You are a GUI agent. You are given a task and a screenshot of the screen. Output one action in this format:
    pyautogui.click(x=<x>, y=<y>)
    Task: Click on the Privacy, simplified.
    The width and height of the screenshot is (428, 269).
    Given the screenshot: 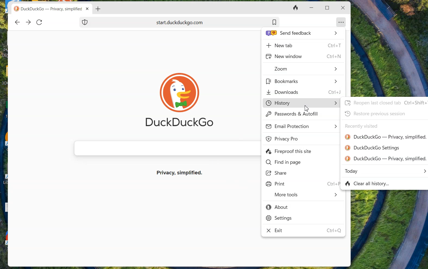 What is the action you would take?
    pyautogui.click(x=182, y=173)
    